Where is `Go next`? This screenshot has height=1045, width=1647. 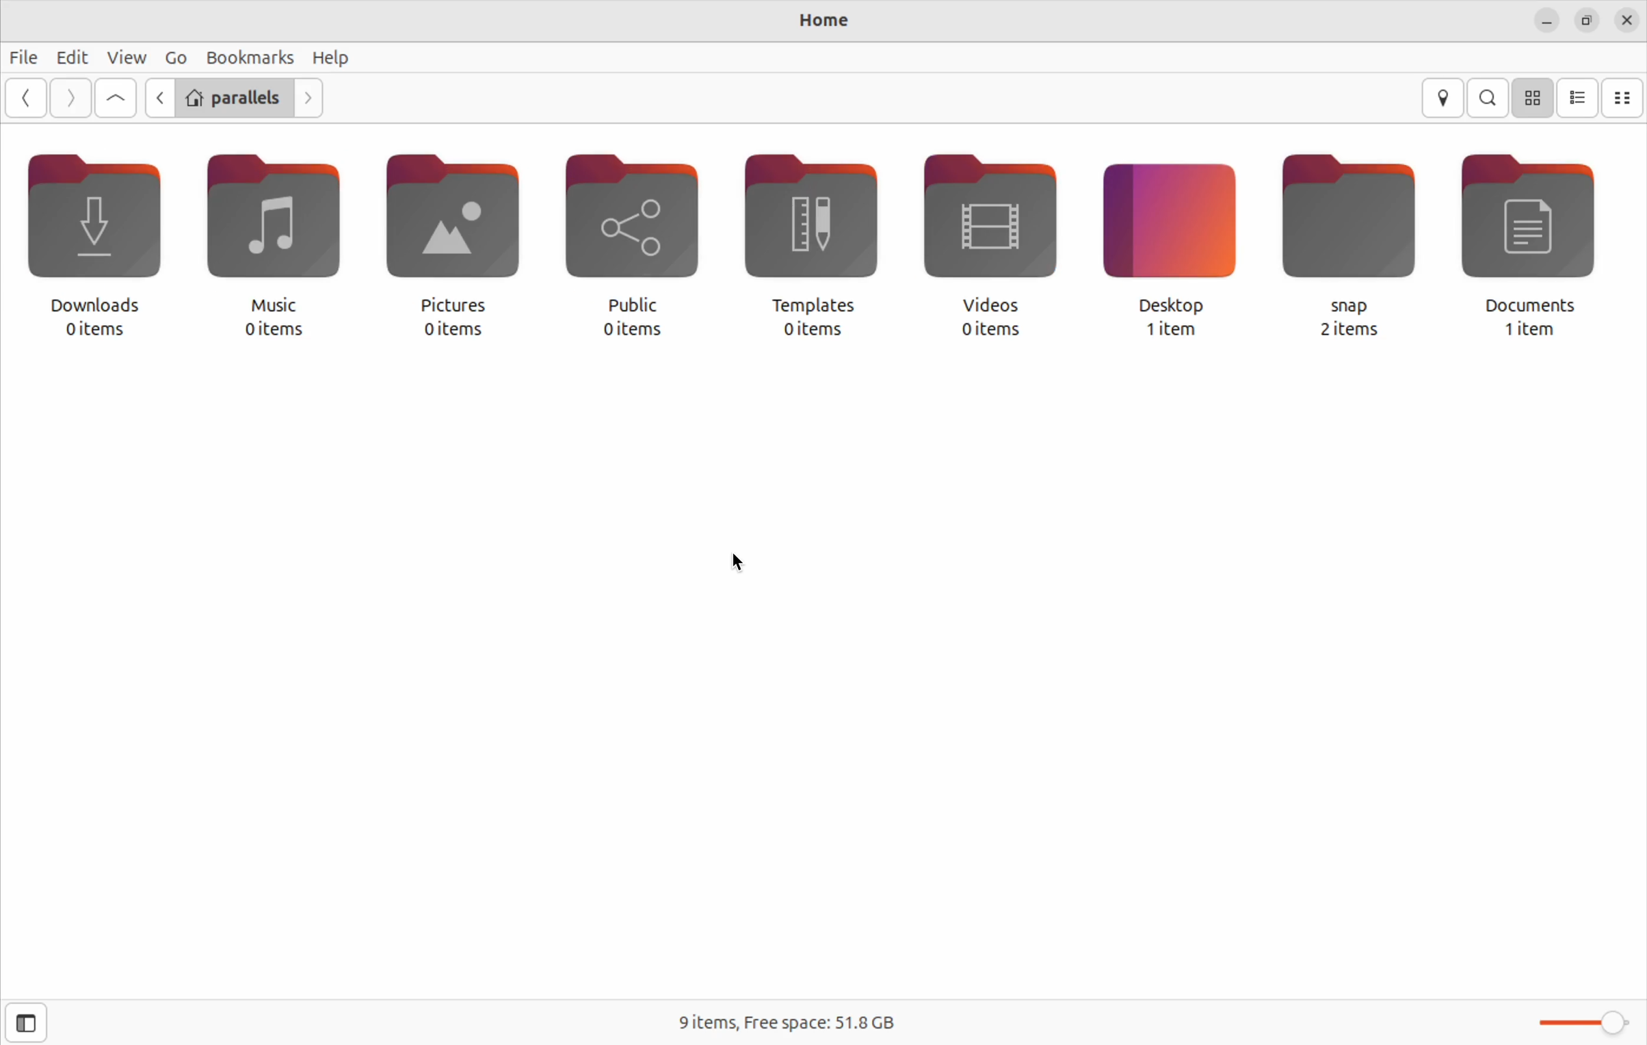
Go next is located at coordinates (313, 98).